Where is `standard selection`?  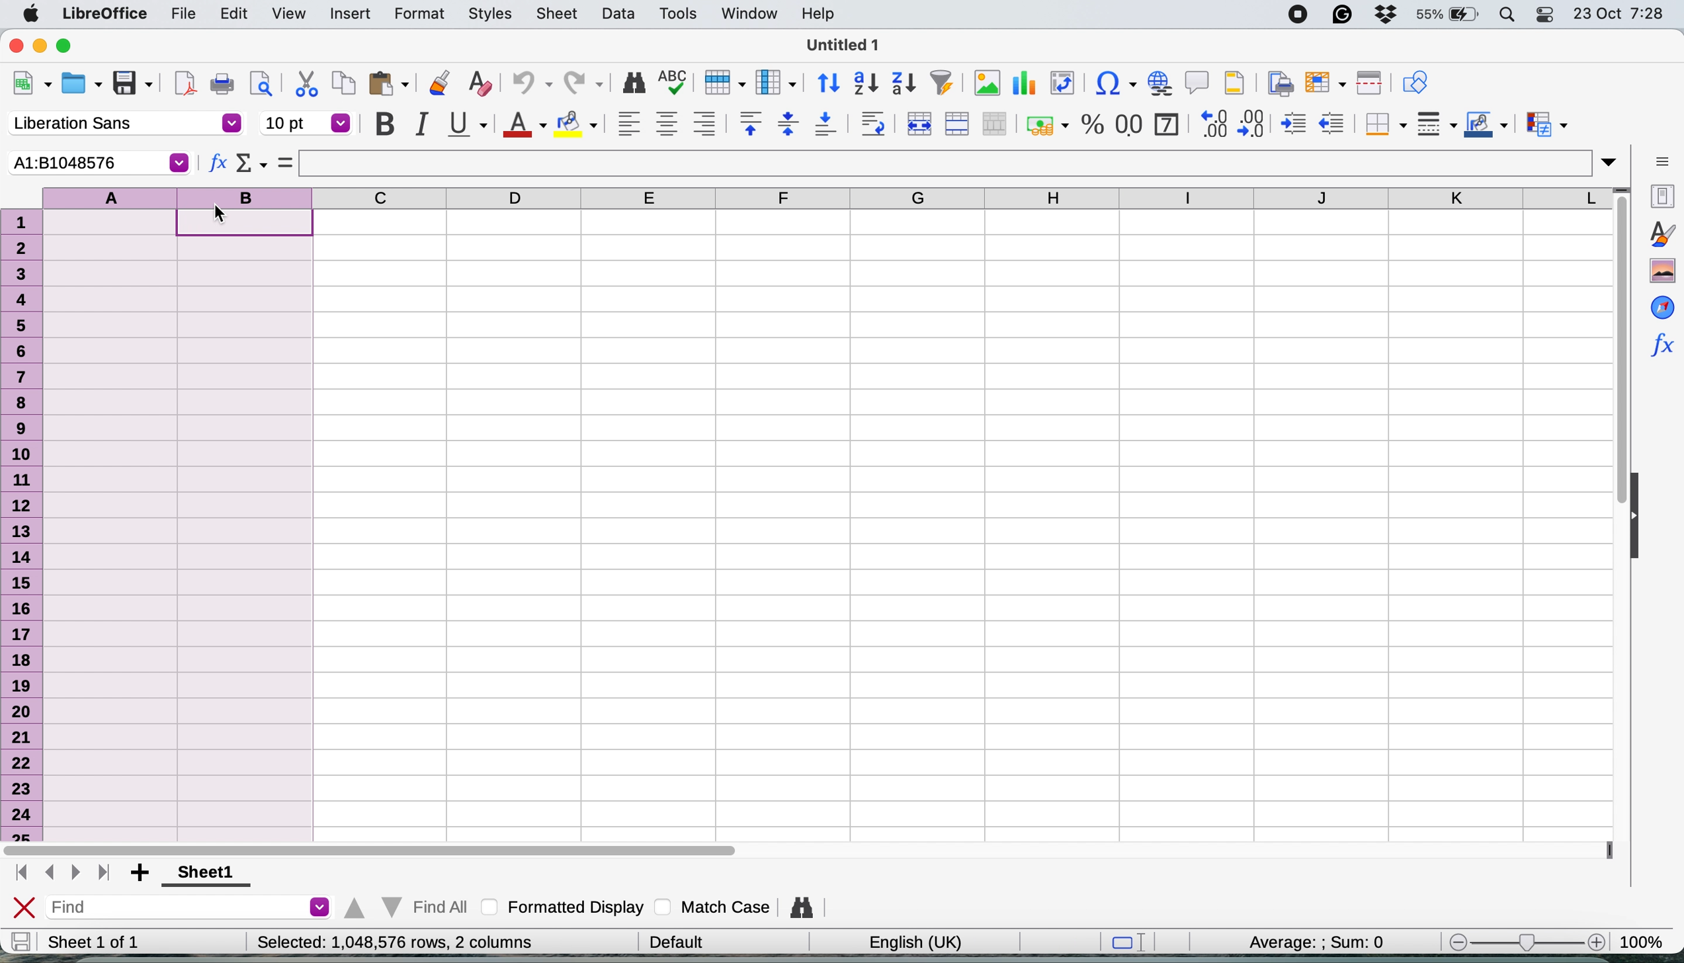
standard selection is located at coordinates (1130, 942).